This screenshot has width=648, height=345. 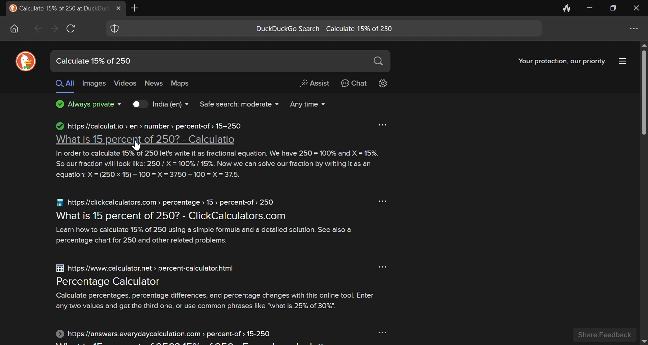 What do you see at coordinates (622, 61) in the screenshot?
I see `Expand sidebar` at bounding box center [622, 61].